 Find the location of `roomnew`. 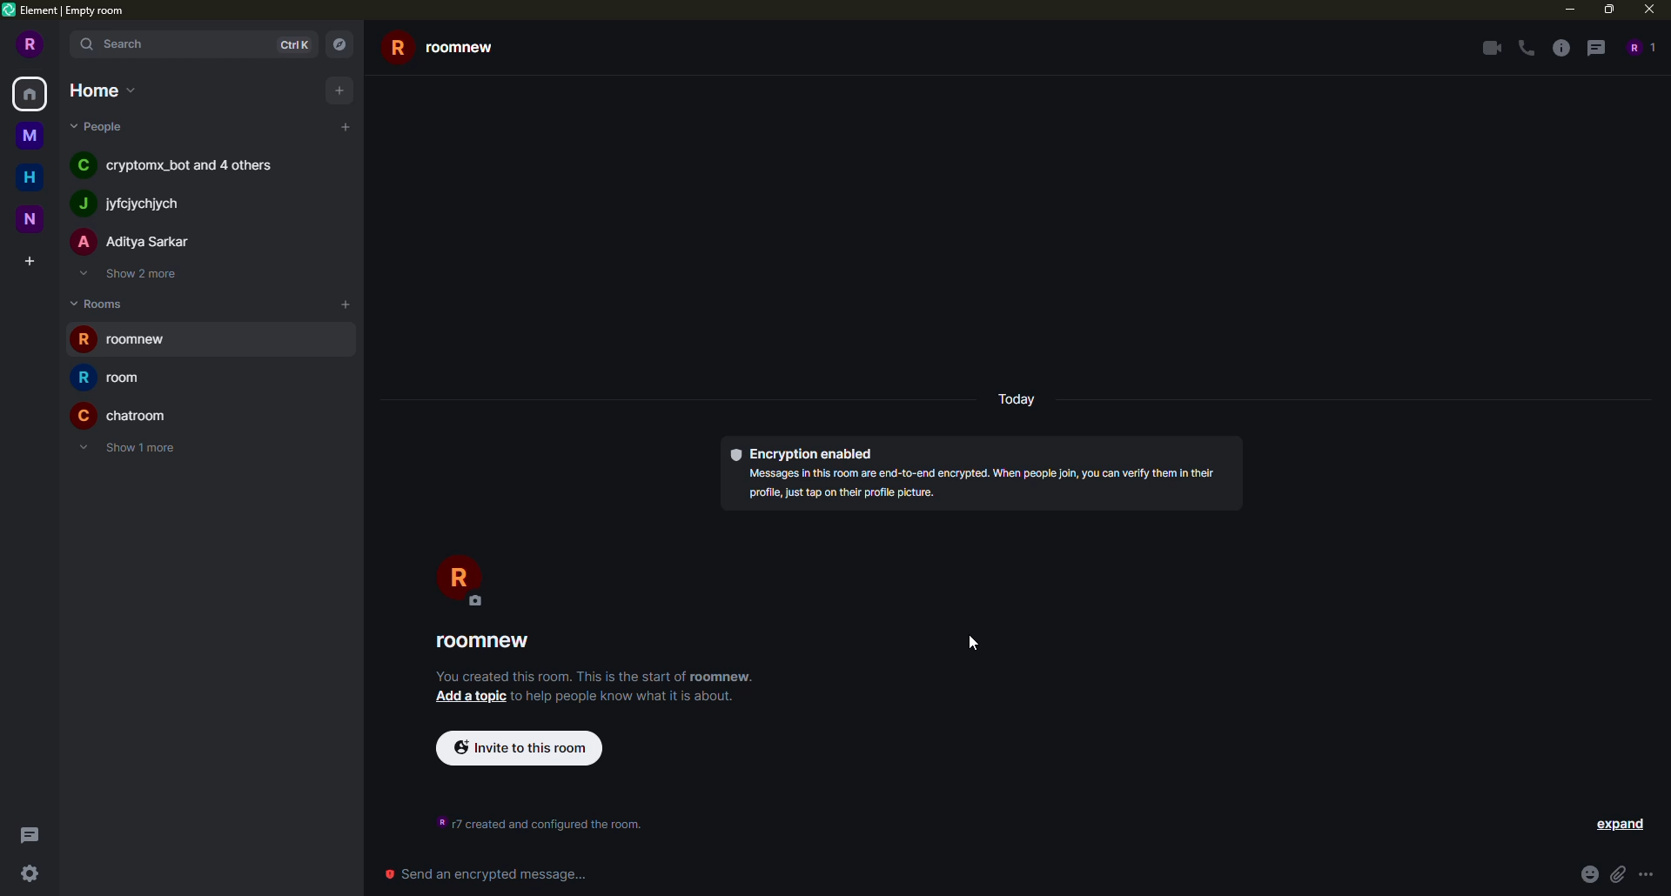

roomnew is located at coordinates (447, 47).